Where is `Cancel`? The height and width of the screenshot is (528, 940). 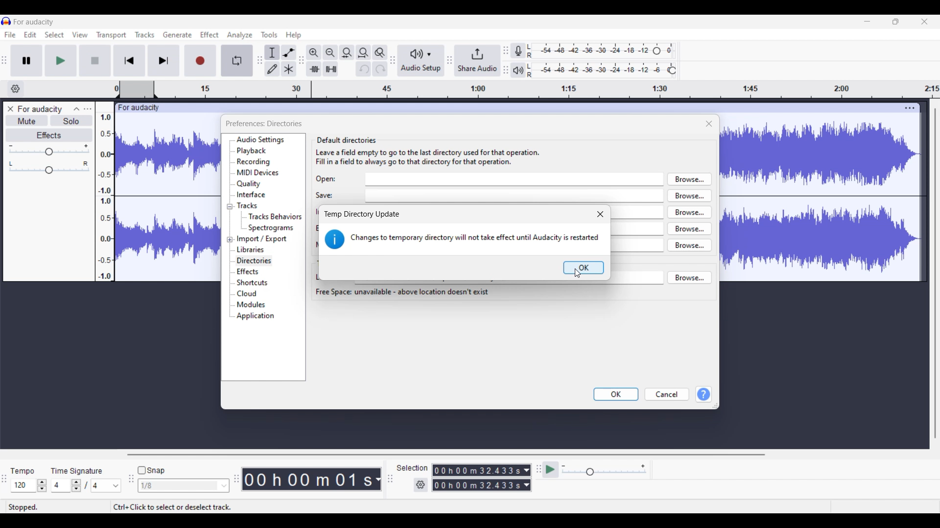
Cancel is located at coordinates (667, 395).